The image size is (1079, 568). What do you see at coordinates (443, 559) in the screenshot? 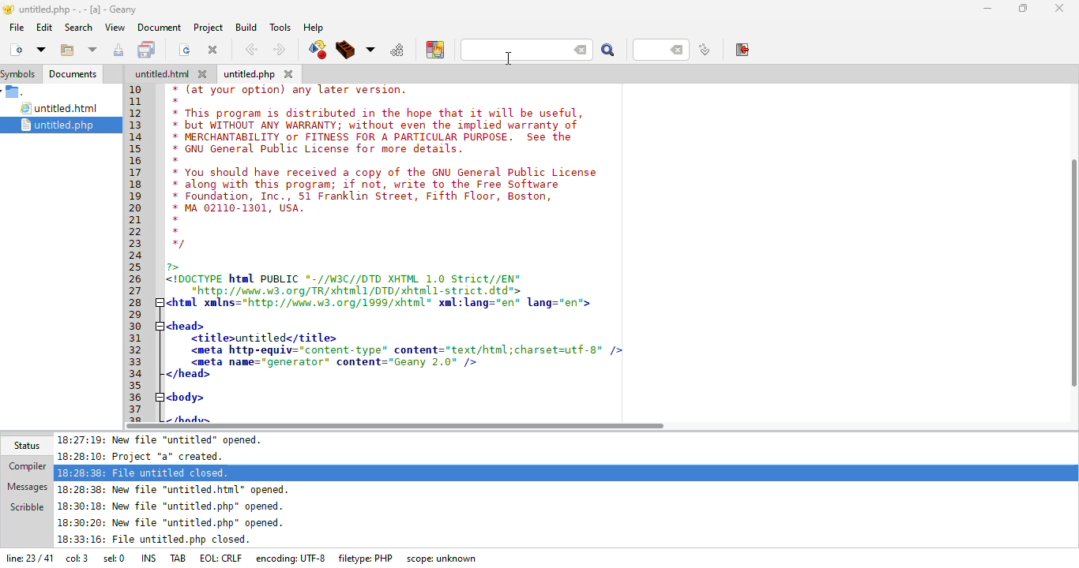
I see `scope: unknown` at bounding box center [443, 559].